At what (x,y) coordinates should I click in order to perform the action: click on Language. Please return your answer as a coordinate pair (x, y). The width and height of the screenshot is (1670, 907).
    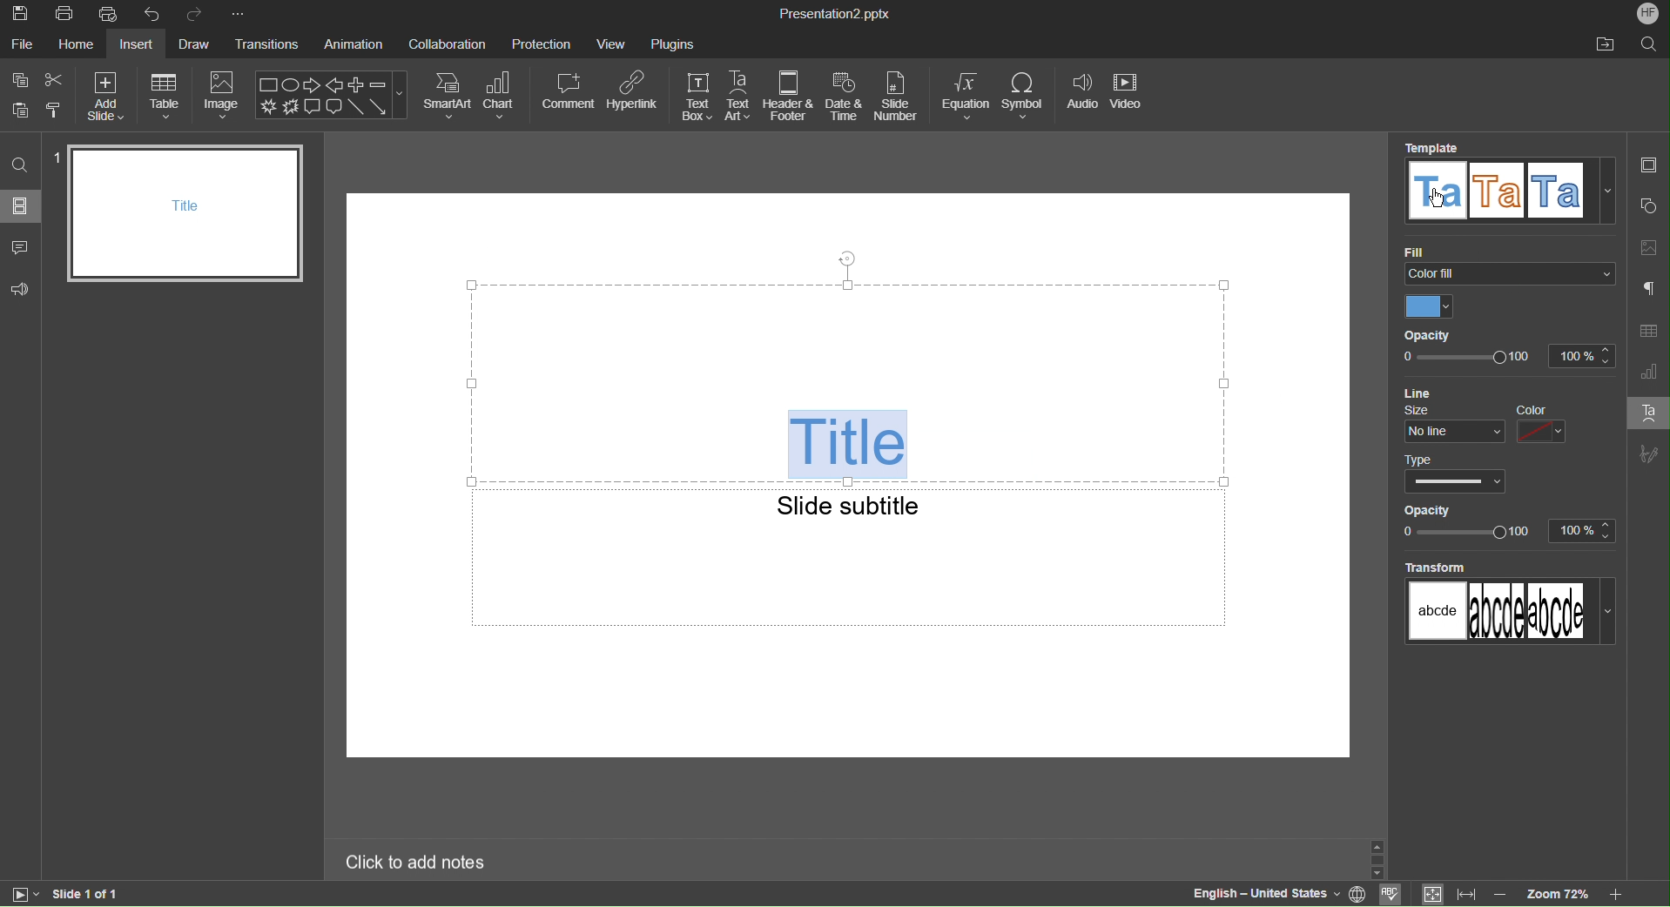
    Looking at the image, I should click on (1261, 894).